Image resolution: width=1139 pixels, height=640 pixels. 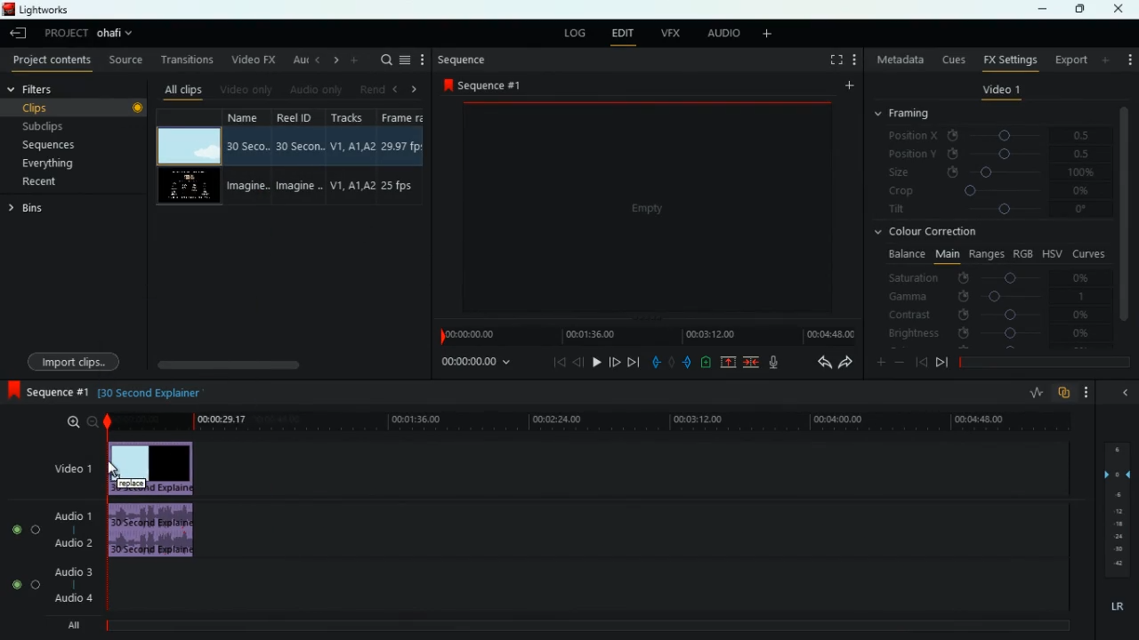 What do you see at coordinates (404, 145) in the screenshot?
I see `29.97 fbs` at bounding box center [404, 145].